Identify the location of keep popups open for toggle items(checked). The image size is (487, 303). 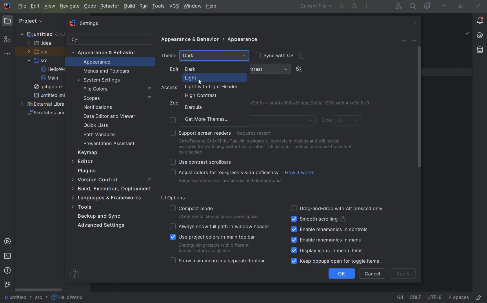
(337, 261).